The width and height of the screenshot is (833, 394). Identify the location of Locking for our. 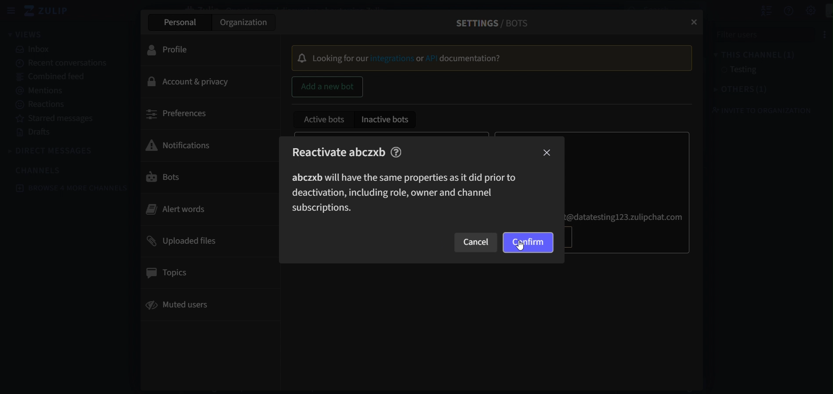
(339, 58).